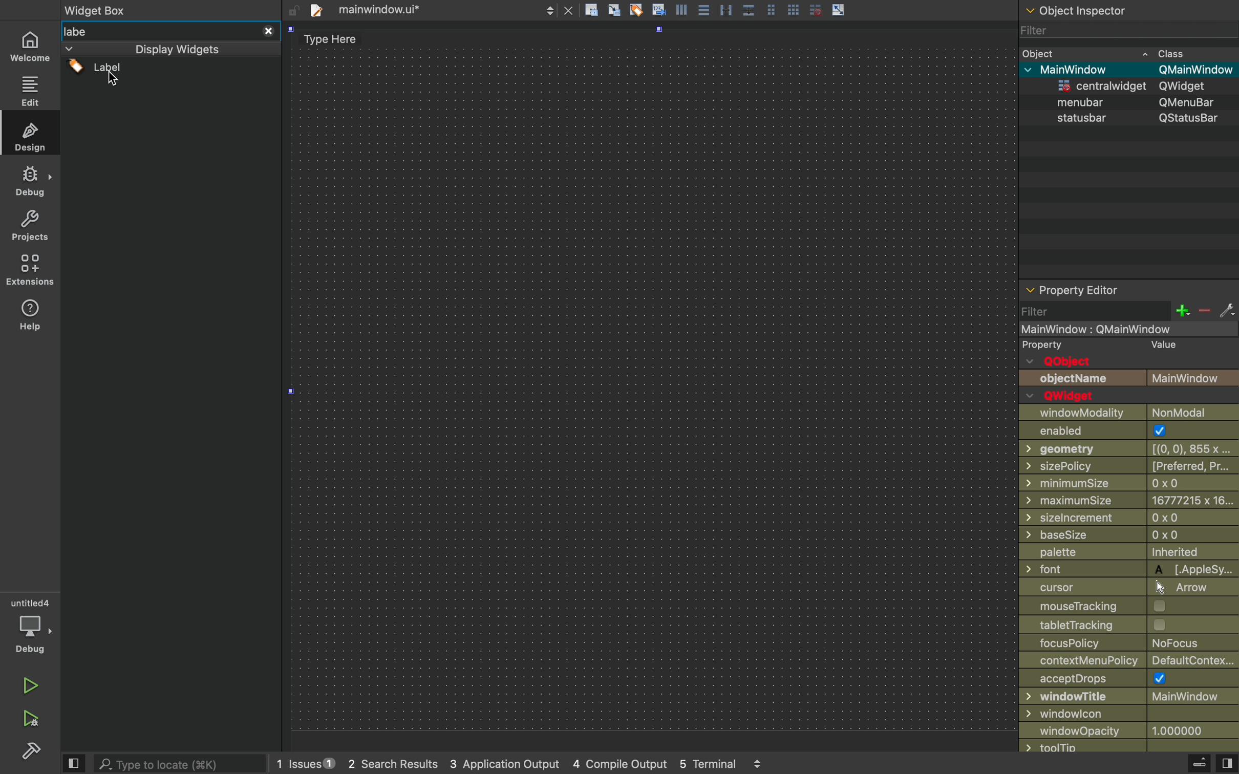 The height and width of the screenshot is (774, 1239). I want to click on icon, so click(615, 11).